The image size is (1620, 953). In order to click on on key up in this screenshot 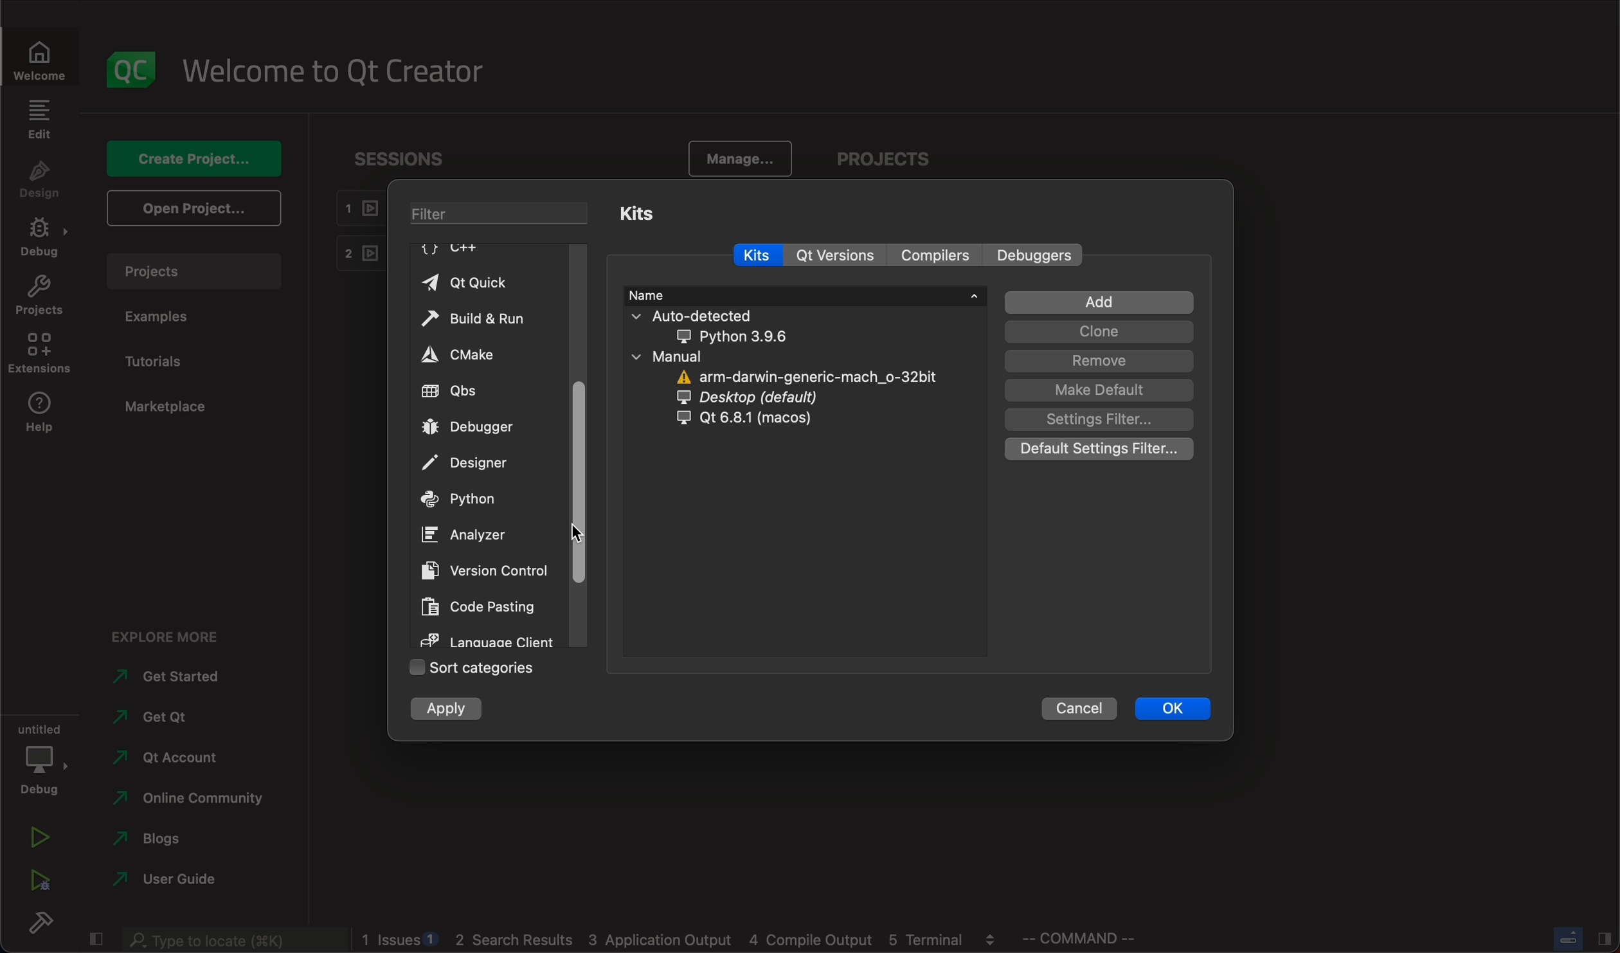, I will do `click(580, 532)`.